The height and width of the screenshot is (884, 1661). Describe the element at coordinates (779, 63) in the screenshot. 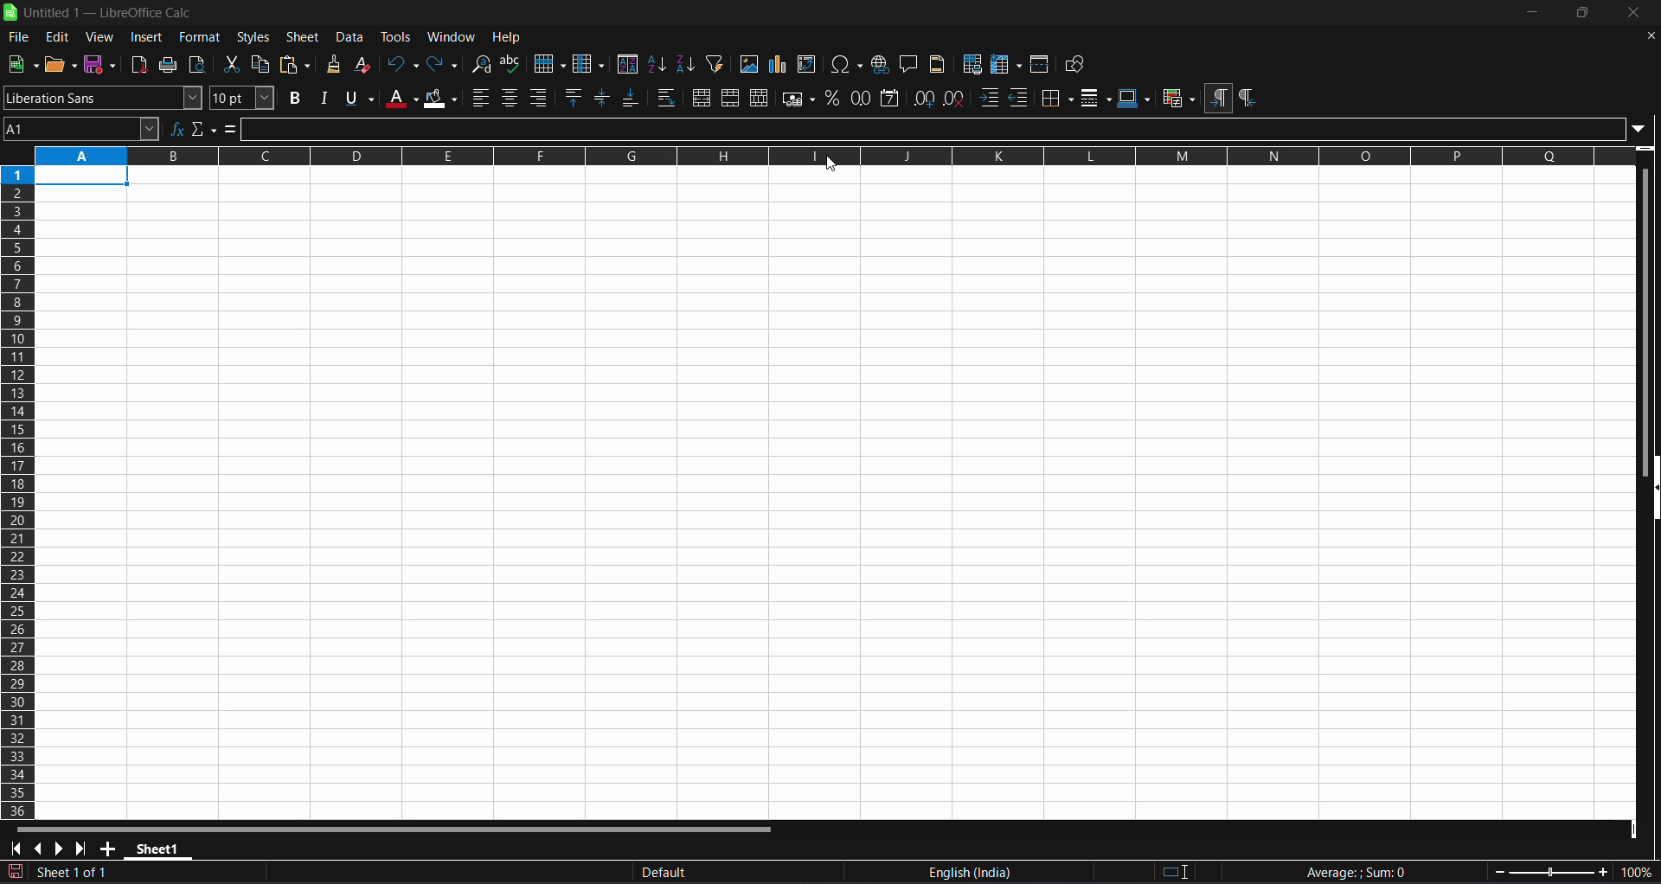

I see `insert chart` at that location.